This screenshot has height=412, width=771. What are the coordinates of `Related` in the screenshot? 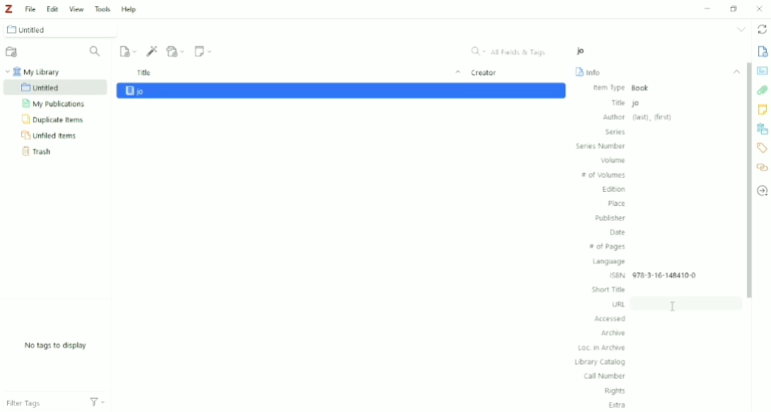 It's located at (763, 169).